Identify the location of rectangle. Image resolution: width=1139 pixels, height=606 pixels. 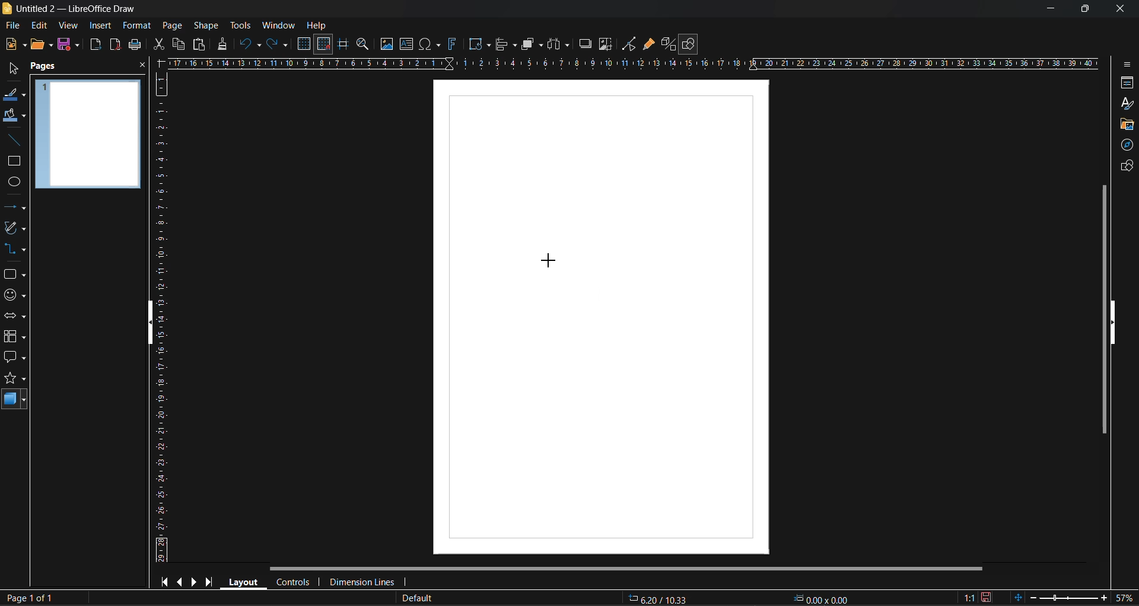
(14, 162).